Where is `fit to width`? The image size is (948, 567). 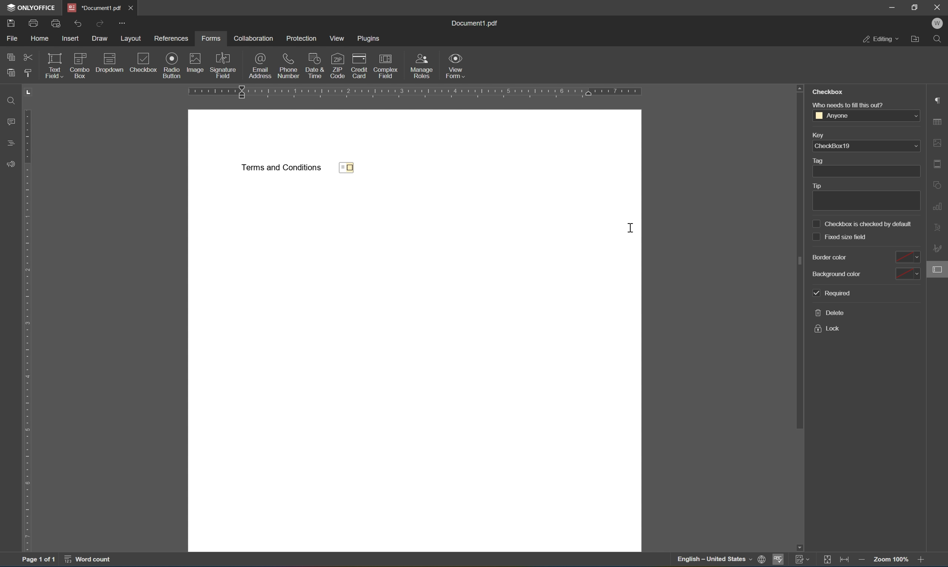
fit to width is located at coordinates (844, 561).